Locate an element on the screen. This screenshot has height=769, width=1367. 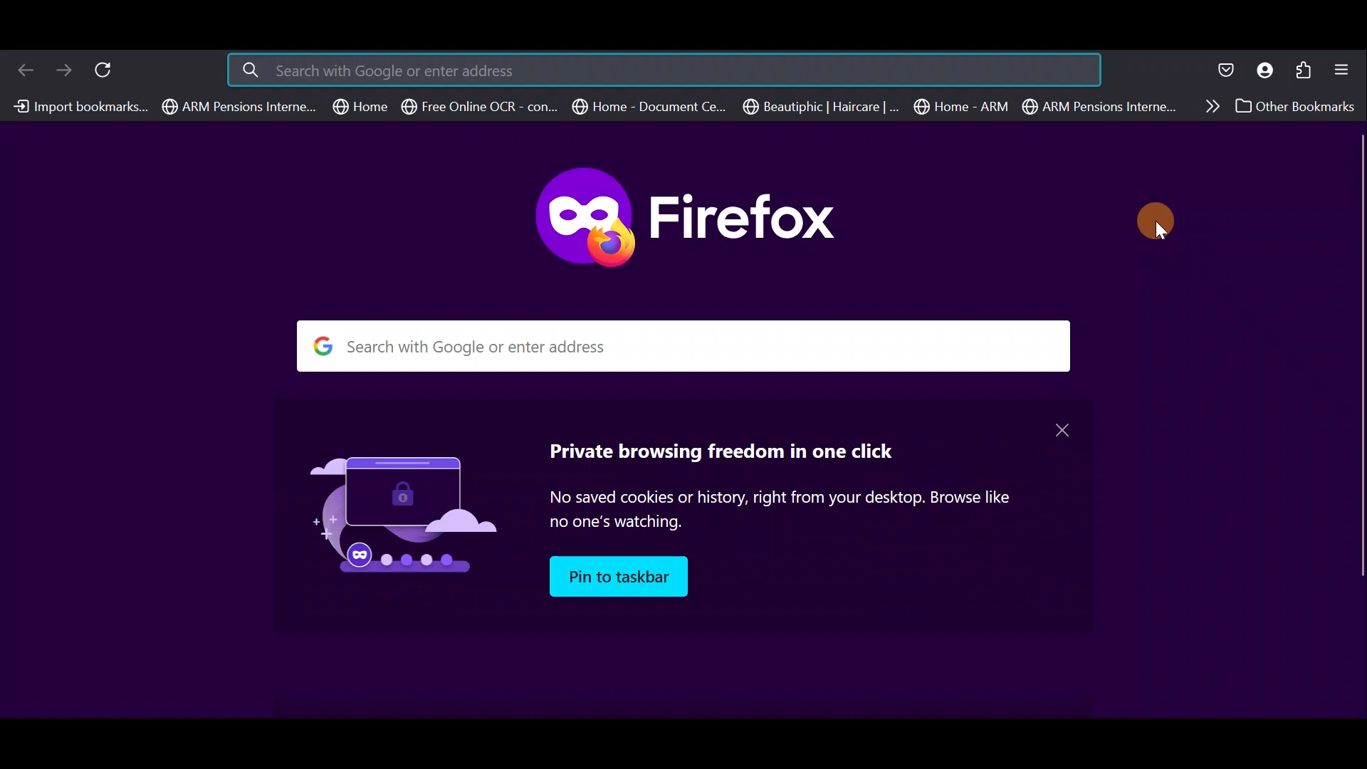
» Home - Document Ce... is located at coordinates (648, 107).